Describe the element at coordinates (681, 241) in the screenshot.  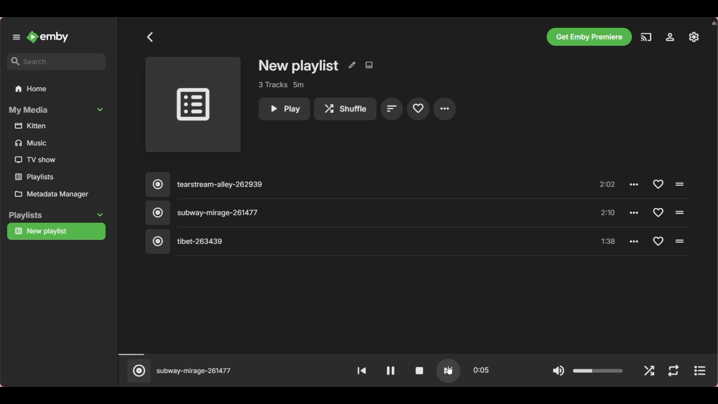
I see `click to play` at that location.